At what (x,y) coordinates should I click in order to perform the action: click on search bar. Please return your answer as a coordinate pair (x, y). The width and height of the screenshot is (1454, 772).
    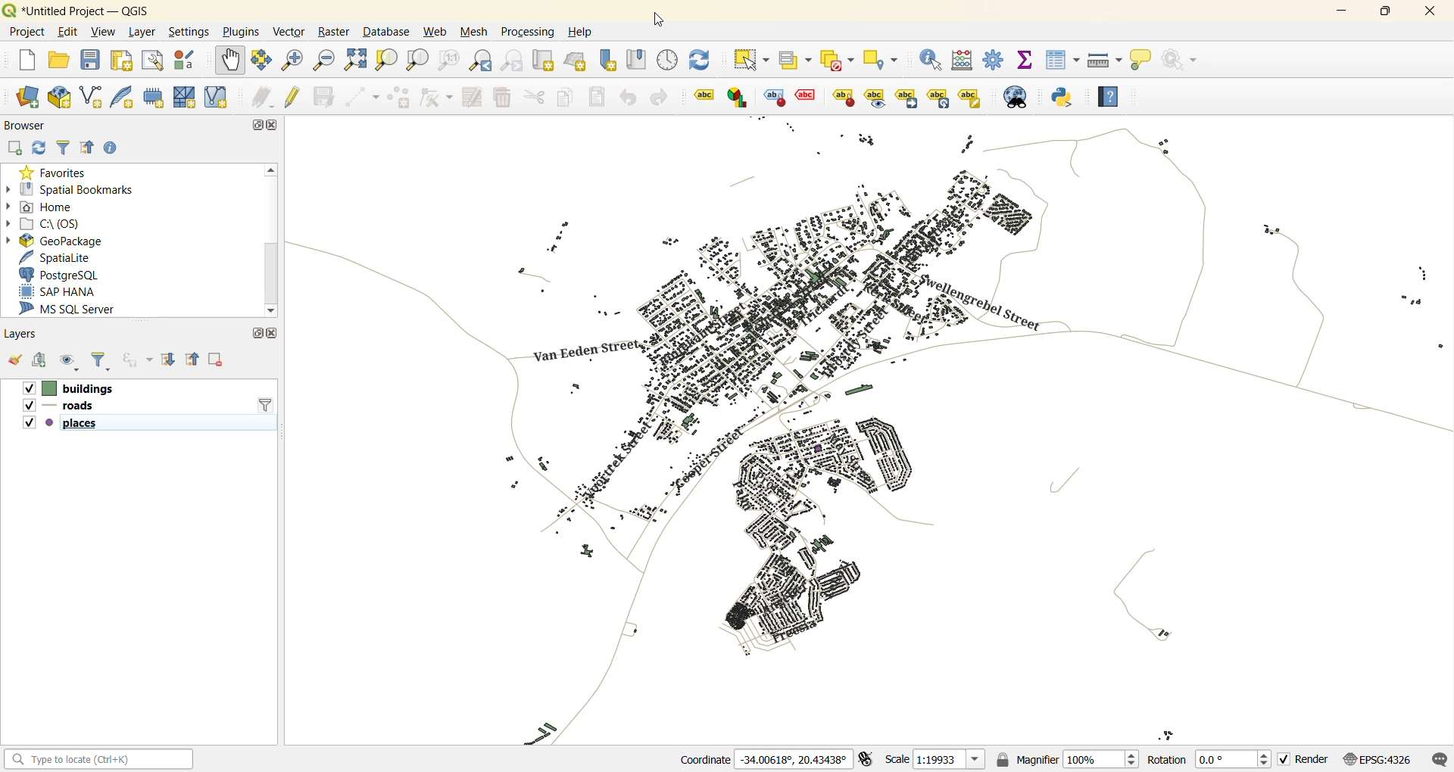
    Looking at the image, I should click on (101, 761).